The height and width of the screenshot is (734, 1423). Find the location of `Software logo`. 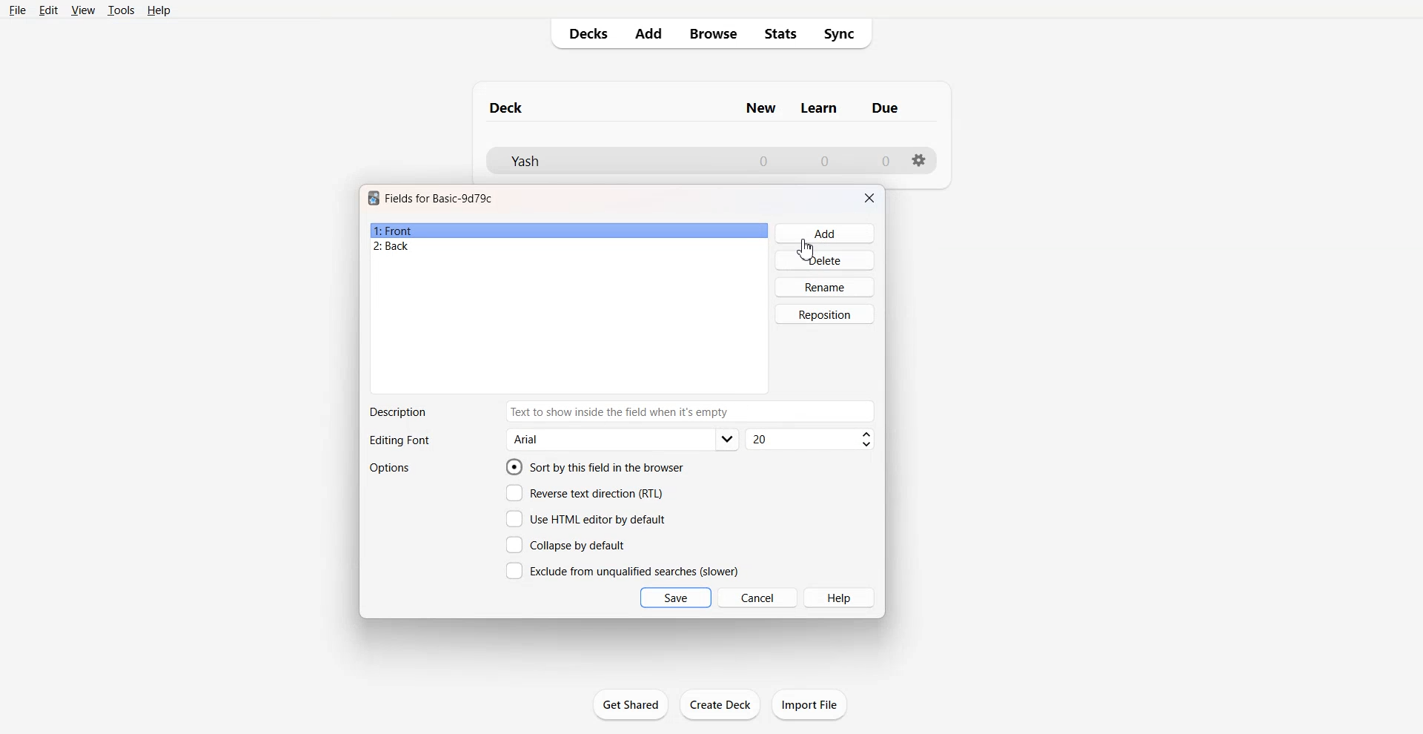

Software logo is located at coordinates (374, 198).